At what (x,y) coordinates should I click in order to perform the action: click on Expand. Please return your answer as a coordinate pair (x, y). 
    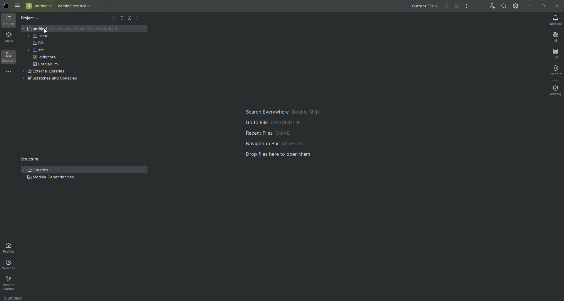
    Looking at the image, I should click on (122, 18).